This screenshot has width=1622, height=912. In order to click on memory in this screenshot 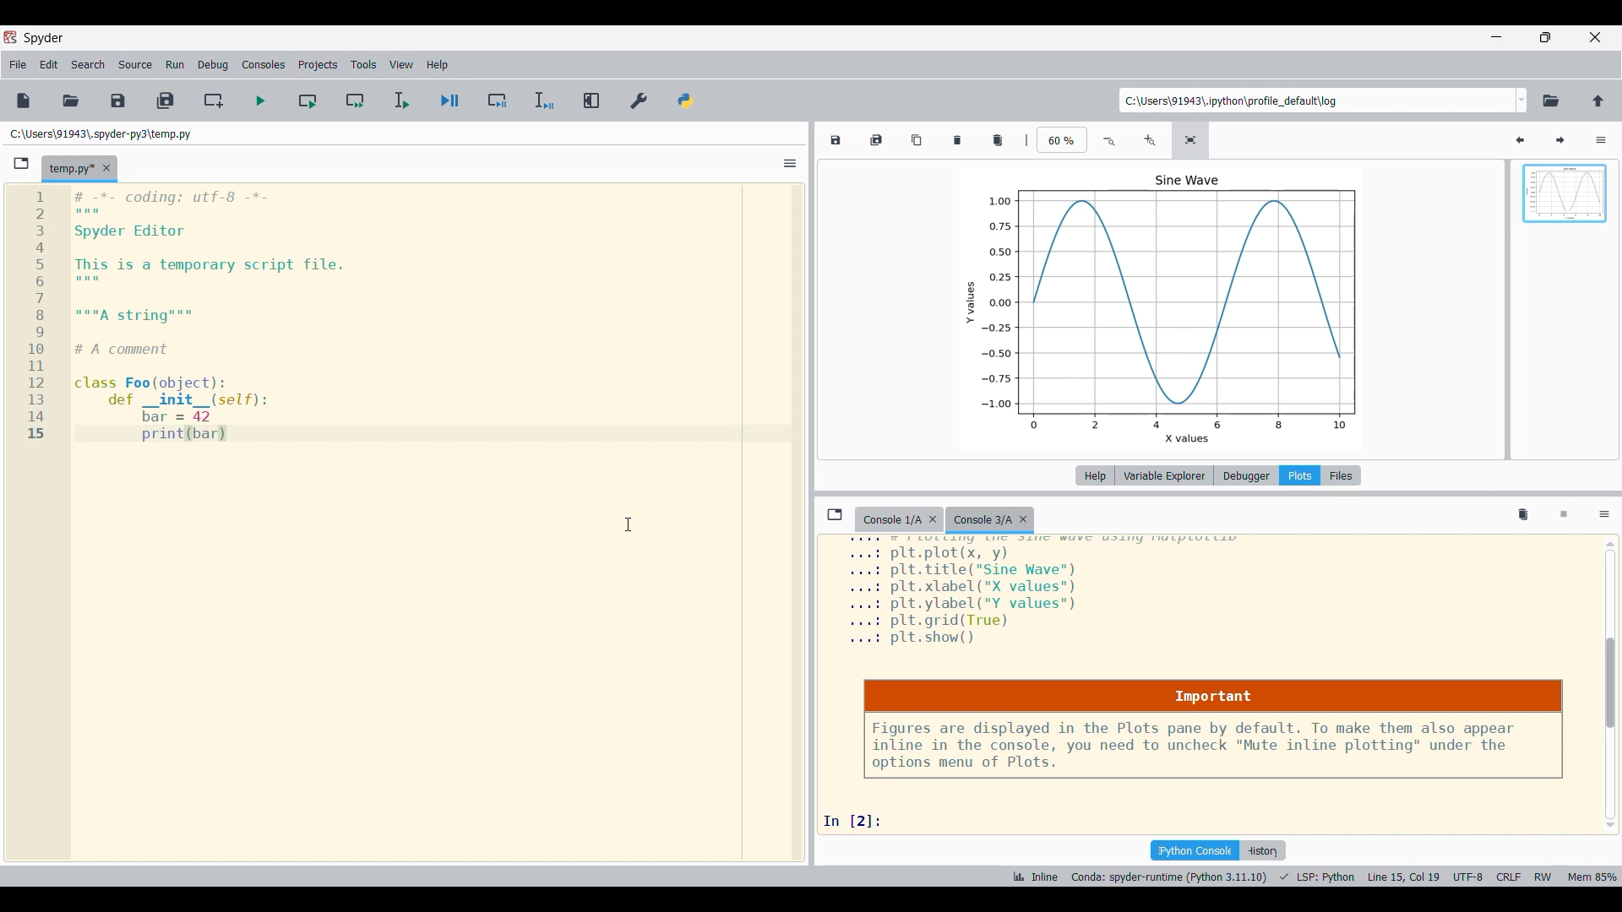, I will do `click(1593, 876)`.